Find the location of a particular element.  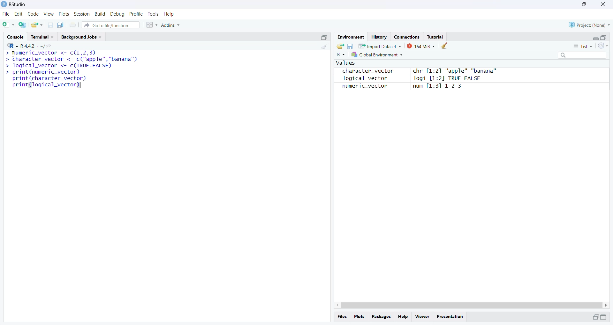

print is located at coordinates (73, 25).